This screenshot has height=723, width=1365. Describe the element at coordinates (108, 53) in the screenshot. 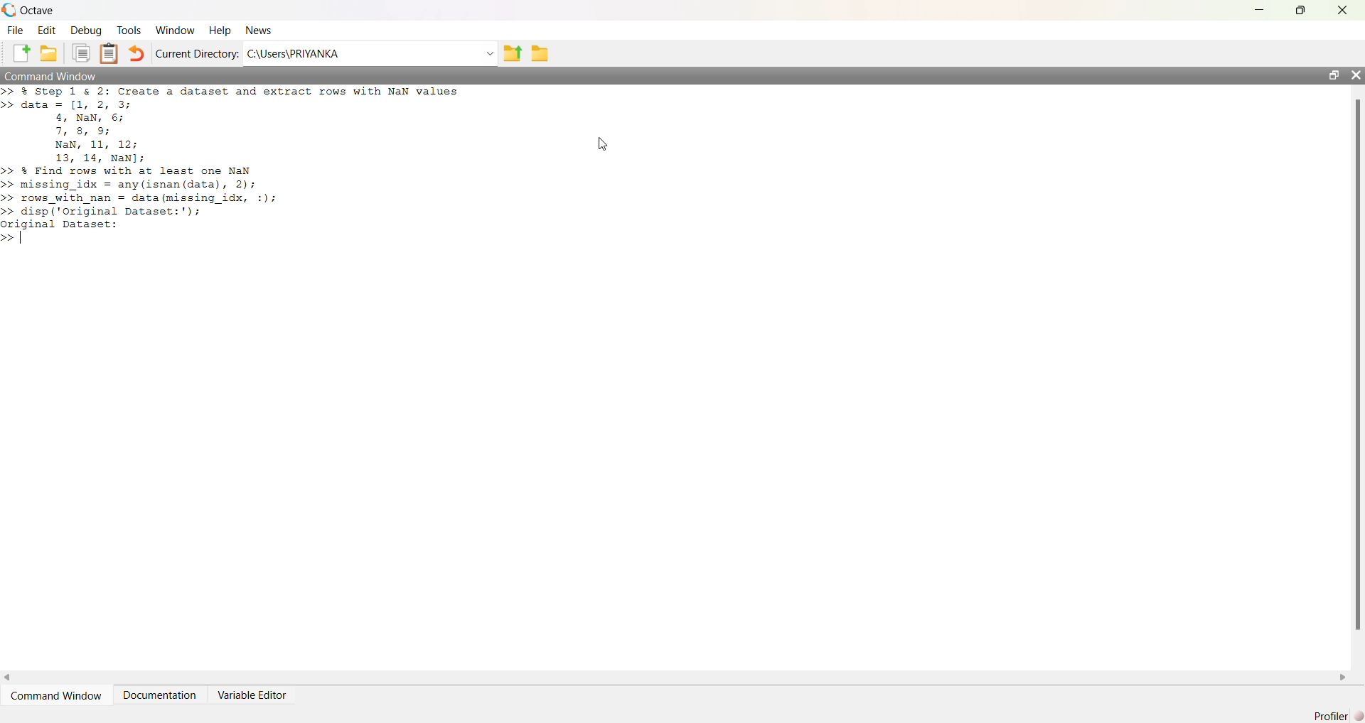

I see `Clipboard` at that location.